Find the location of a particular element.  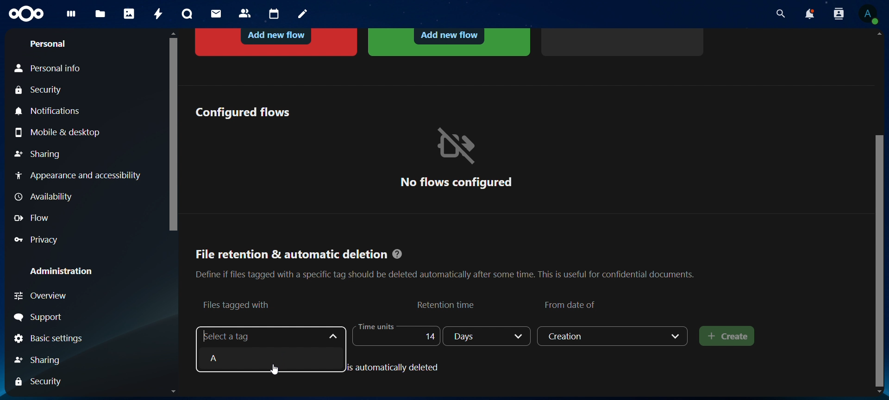

scrollbar is located at coordinates (881, 259).